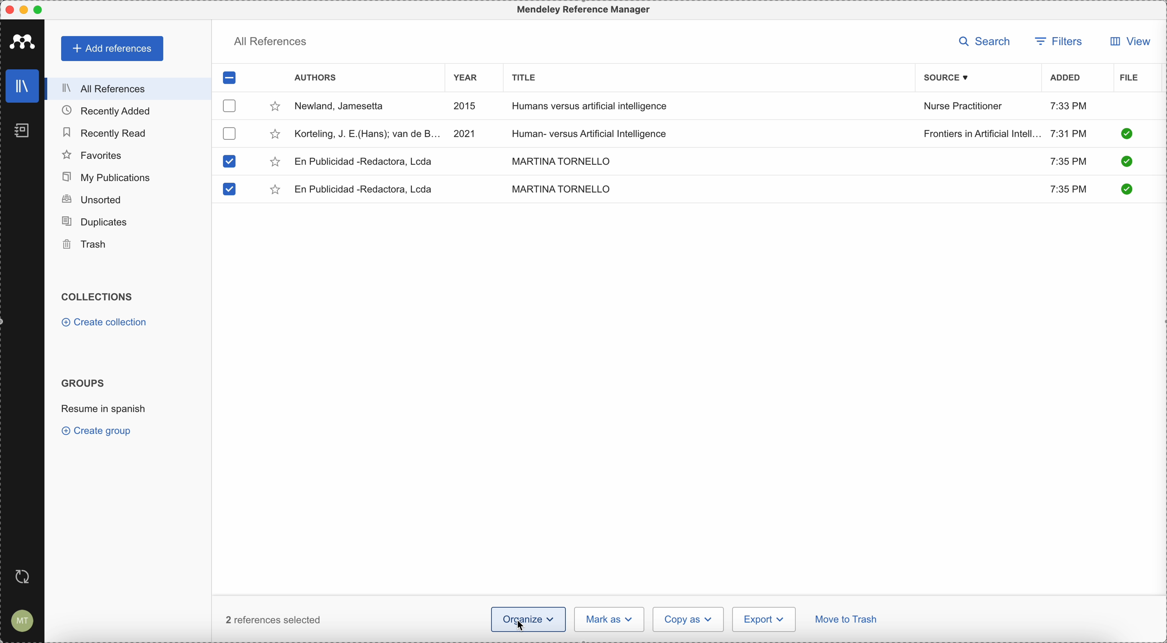 Image resolution: width=1167 pixels, height=643 pixels. I want to click on checkbox, so click(231, 105).